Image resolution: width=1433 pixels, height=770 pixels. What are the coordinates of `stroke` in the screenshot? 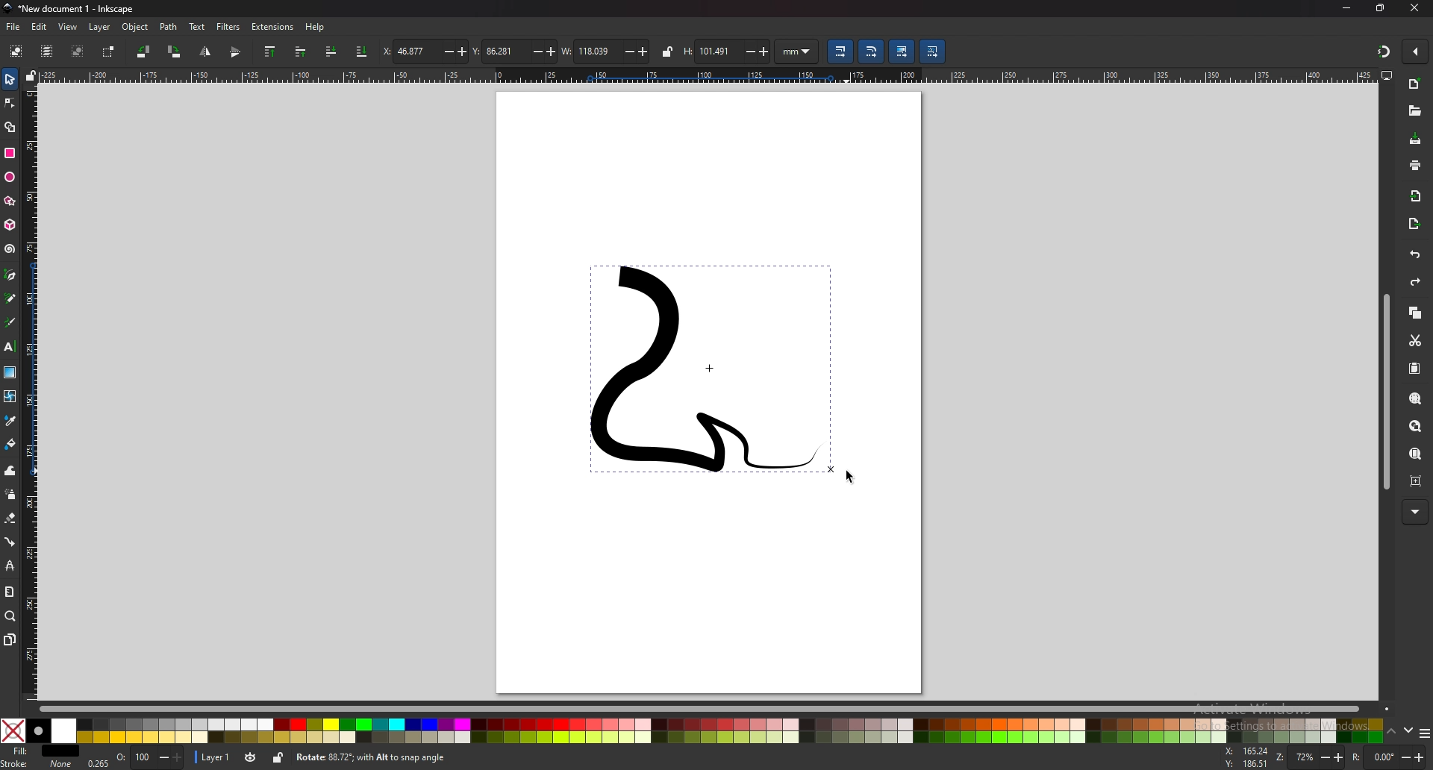 It's located at (38, 764).